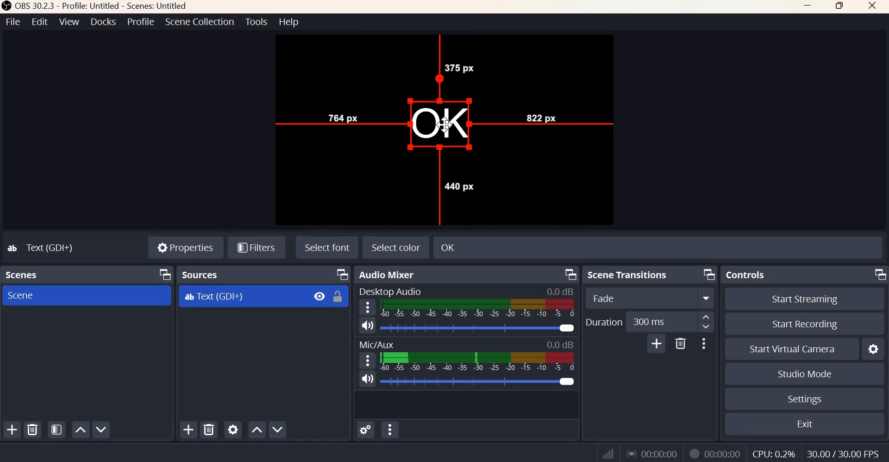 This screenshot has width=889, height=462. Describe the element at coordinates (794, 348) in the screenshot. I see `Start virtual camera` at that location.